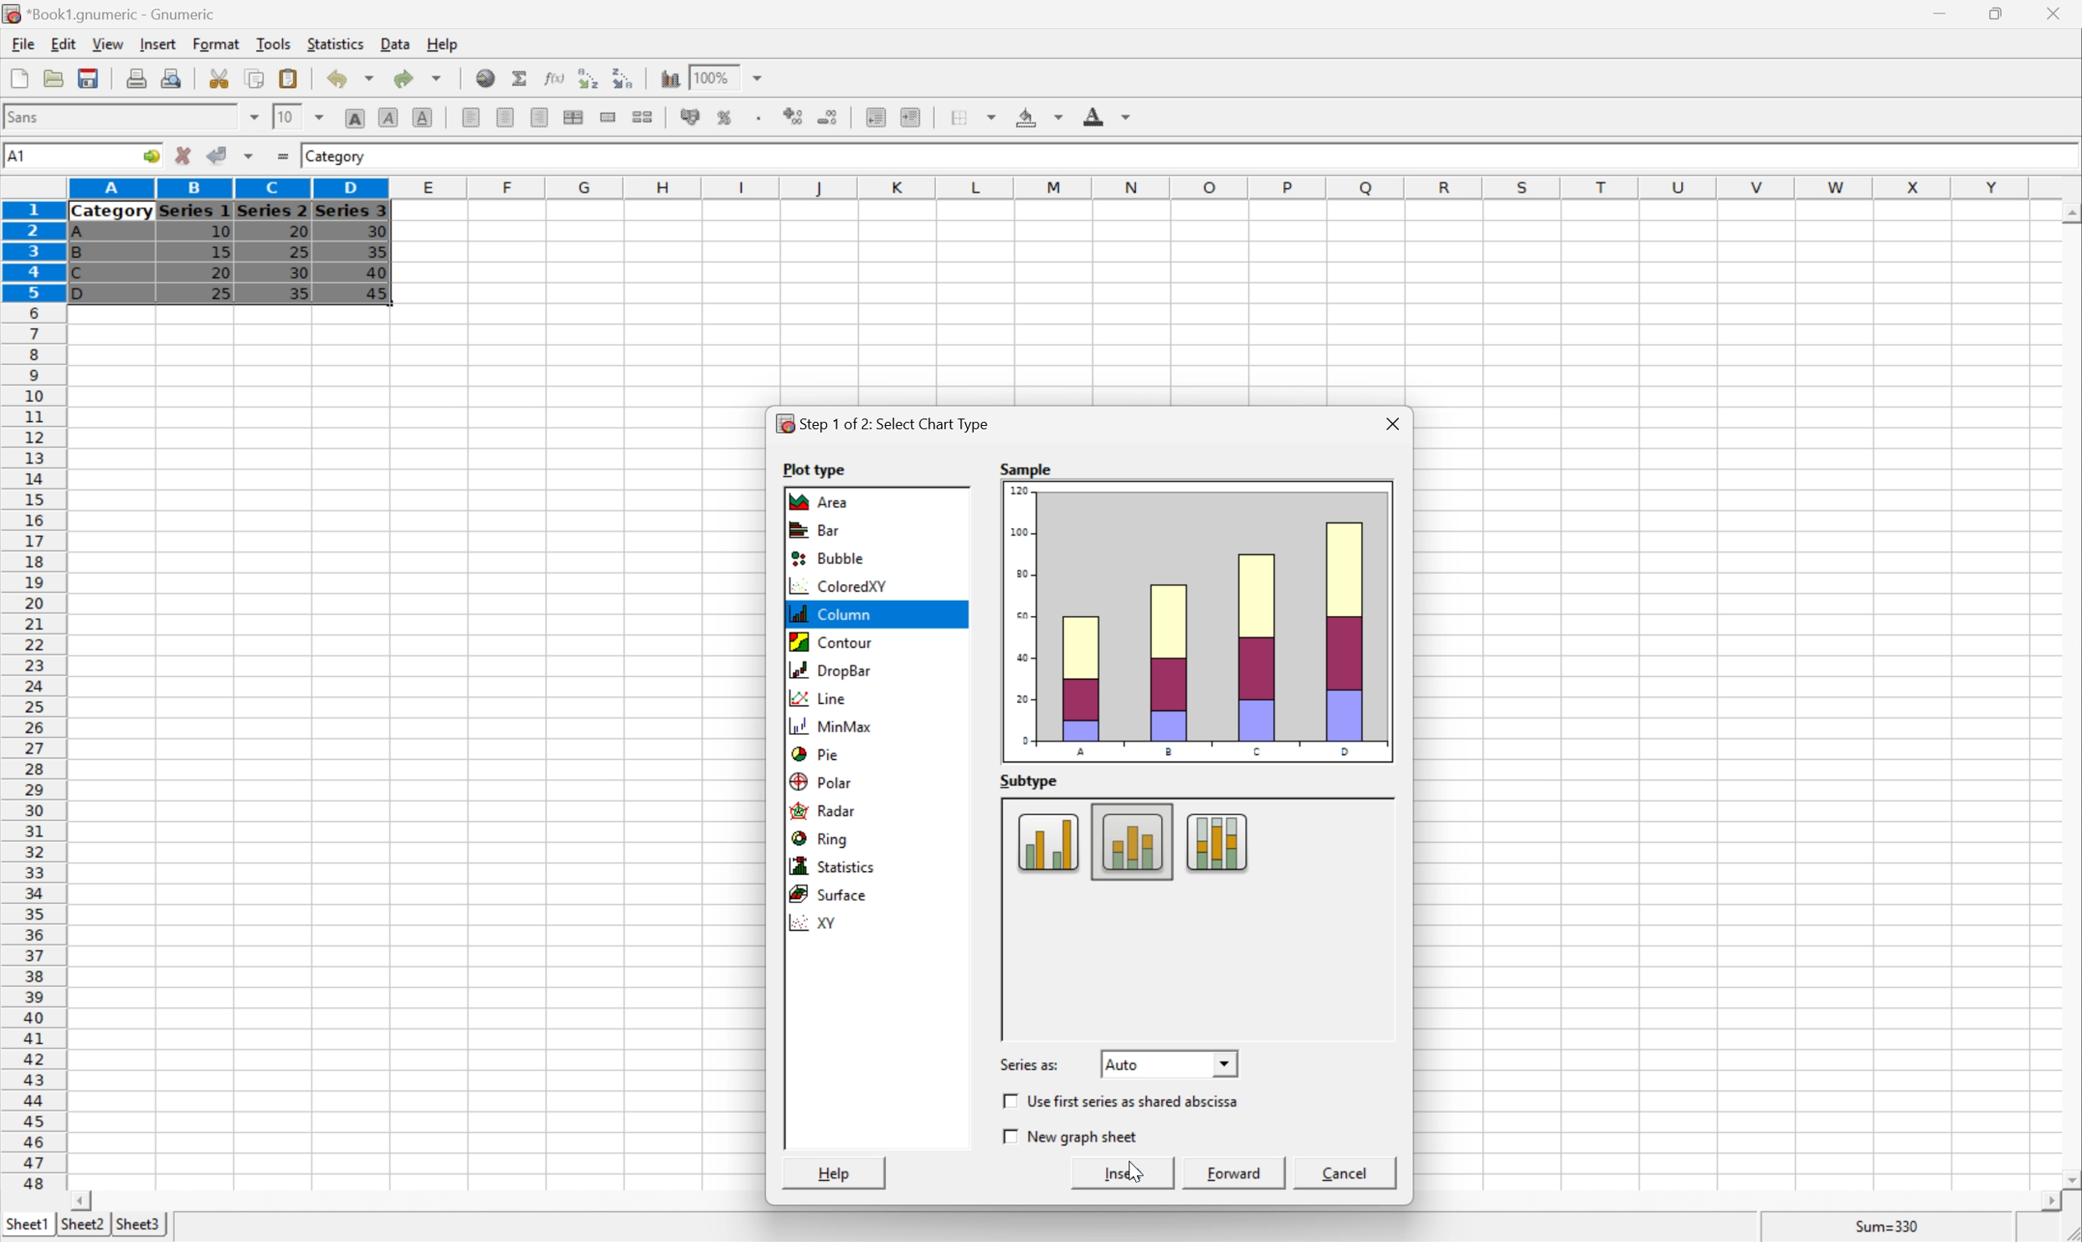  What do you see at coordinates (2069, 1182) in the screenshot?
I see `Scroll Down` at bounding box center [2069, 1182].